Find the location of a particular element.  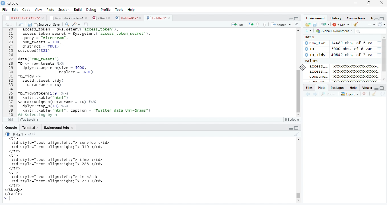

©) Untitied1* is located at coordinates (160, 18).